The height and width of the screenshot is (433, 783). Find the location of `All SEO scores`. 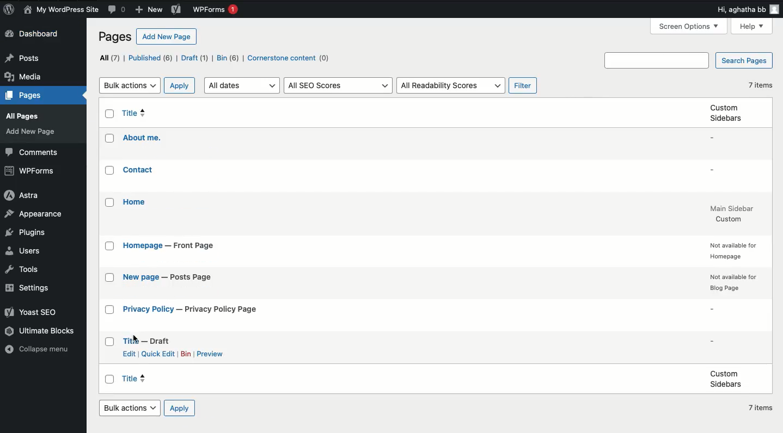

All SEO scores is located at coordinates (337, 85).